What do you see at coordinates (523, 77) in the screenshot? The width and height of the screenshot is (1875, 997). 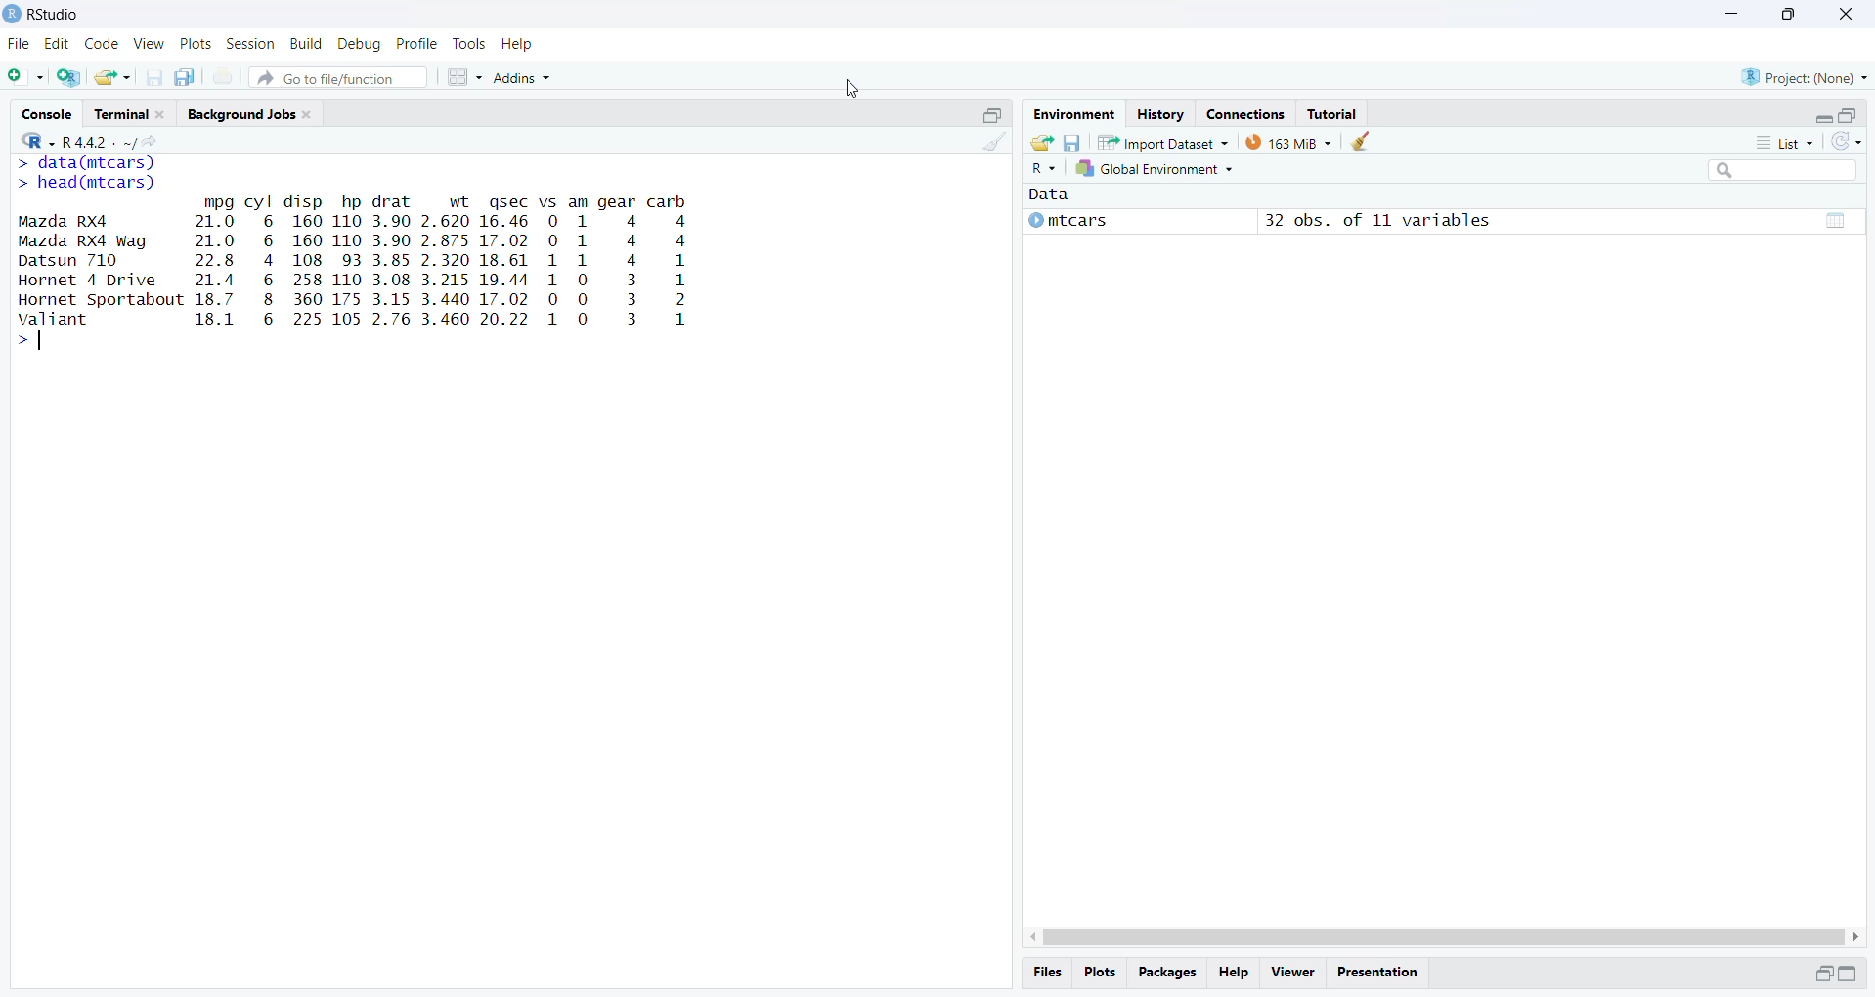 I see `Addins` at bounding box center [523, 77].